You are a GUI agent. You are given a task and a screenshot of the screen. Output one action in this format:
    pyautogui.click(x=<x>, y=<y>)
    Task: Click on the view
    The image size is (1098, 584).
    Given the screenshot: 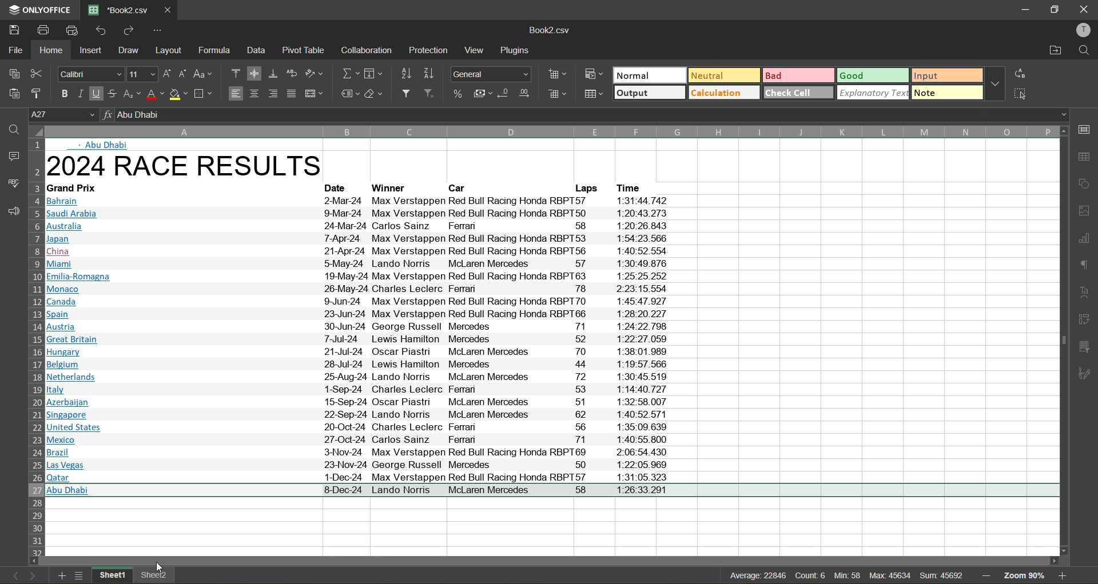 What is the action you would take?
    pyautogui.click(x=474, y=51)
    